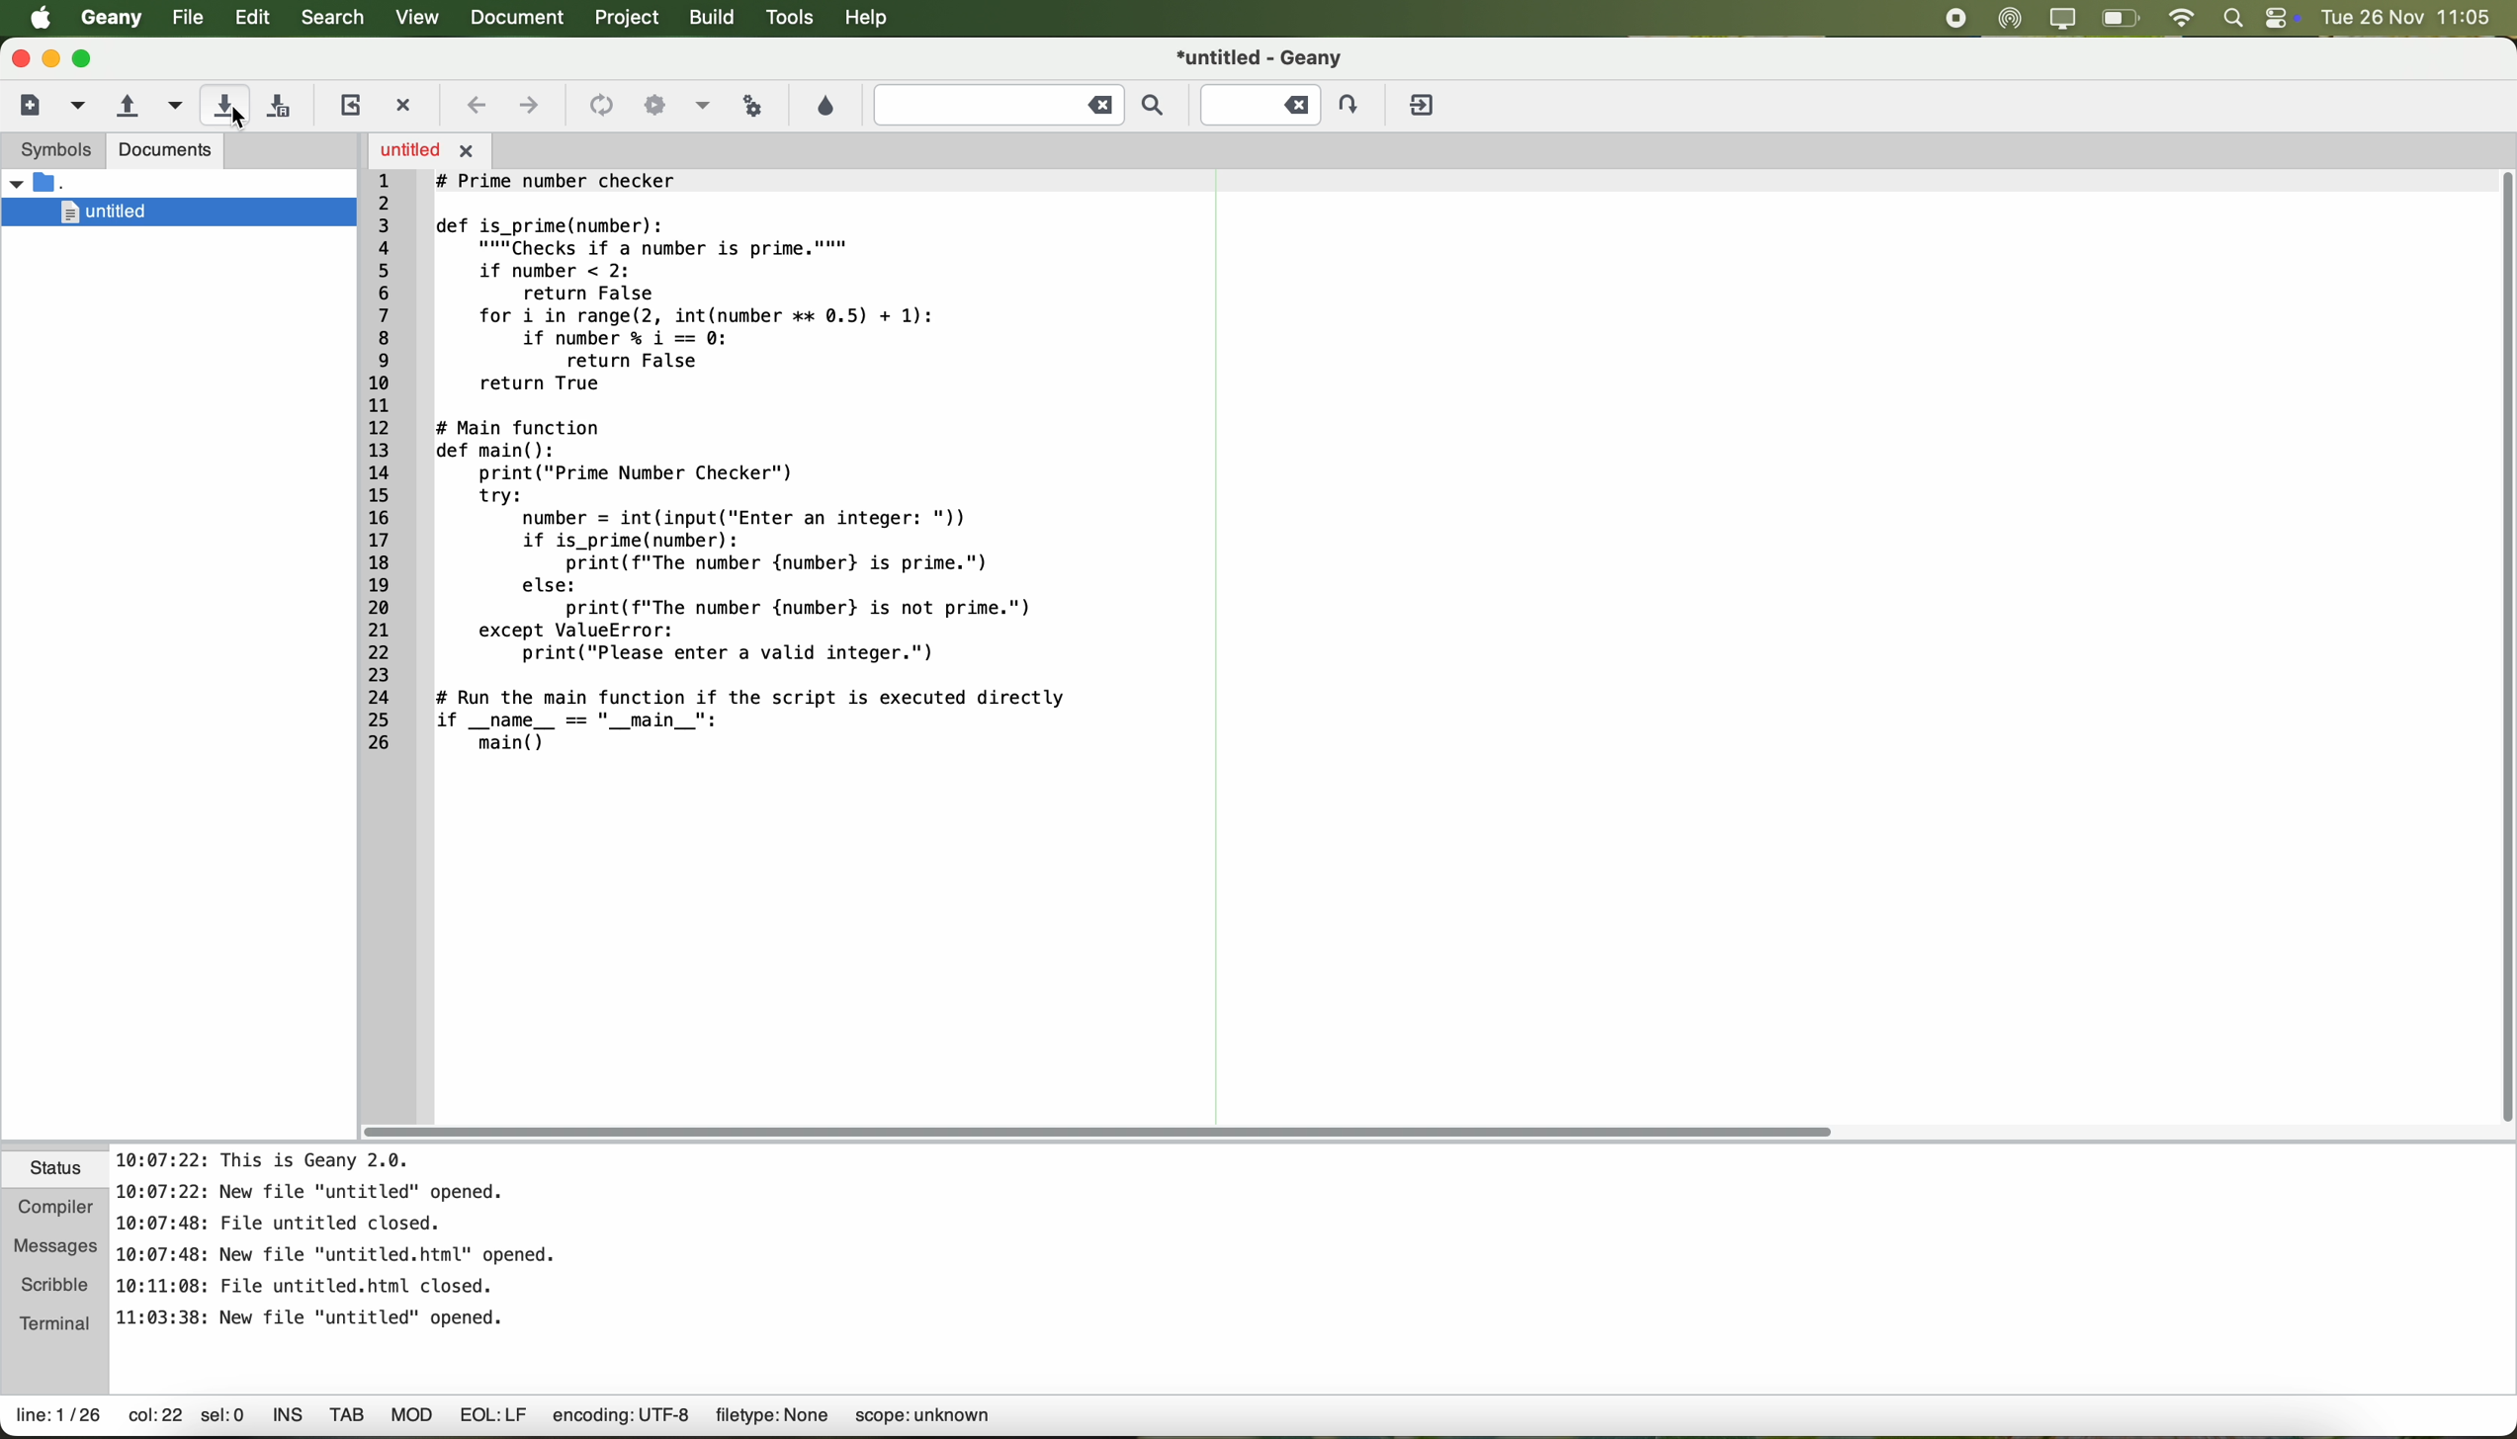 This screenshot has width=2517, height=1439. What do you see at coordinates (2281, 18) in the screenshot?
I see `controls` at bounding box center [2281, 18].